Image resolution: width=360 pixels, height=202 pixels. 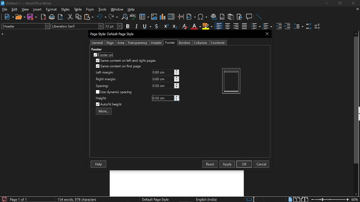 What do you see at coordinates (162, 72) in the screenshot?
I see `line margin Line margin` at bounding box center [162, 72].